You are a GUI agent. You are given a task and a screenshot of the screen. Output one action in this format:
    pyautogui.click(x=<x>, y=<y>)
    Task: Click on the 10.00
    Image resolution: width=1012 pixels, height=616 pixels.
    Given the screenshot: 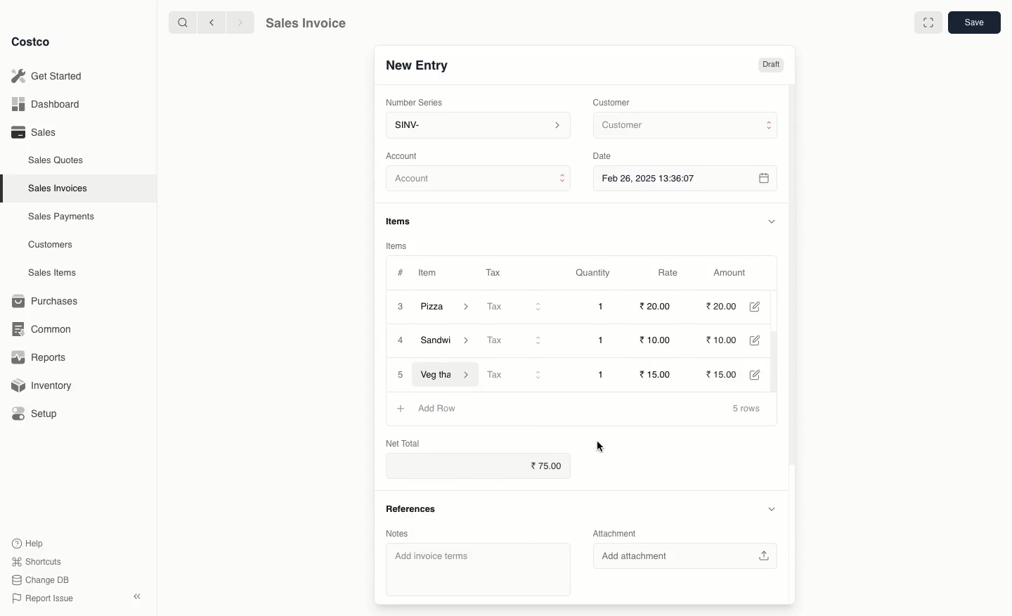 What is the action you would take?
    pyautogui.click(x=728, y=341)
    